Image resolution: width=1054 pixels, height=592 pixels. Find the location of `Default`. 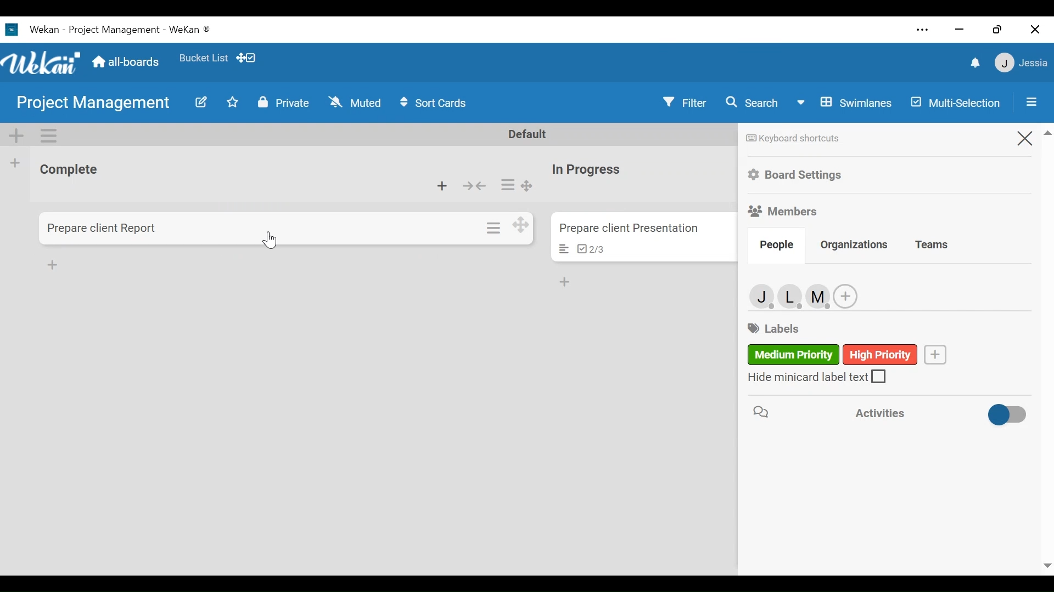

Default is located at coordinates (528, 134).